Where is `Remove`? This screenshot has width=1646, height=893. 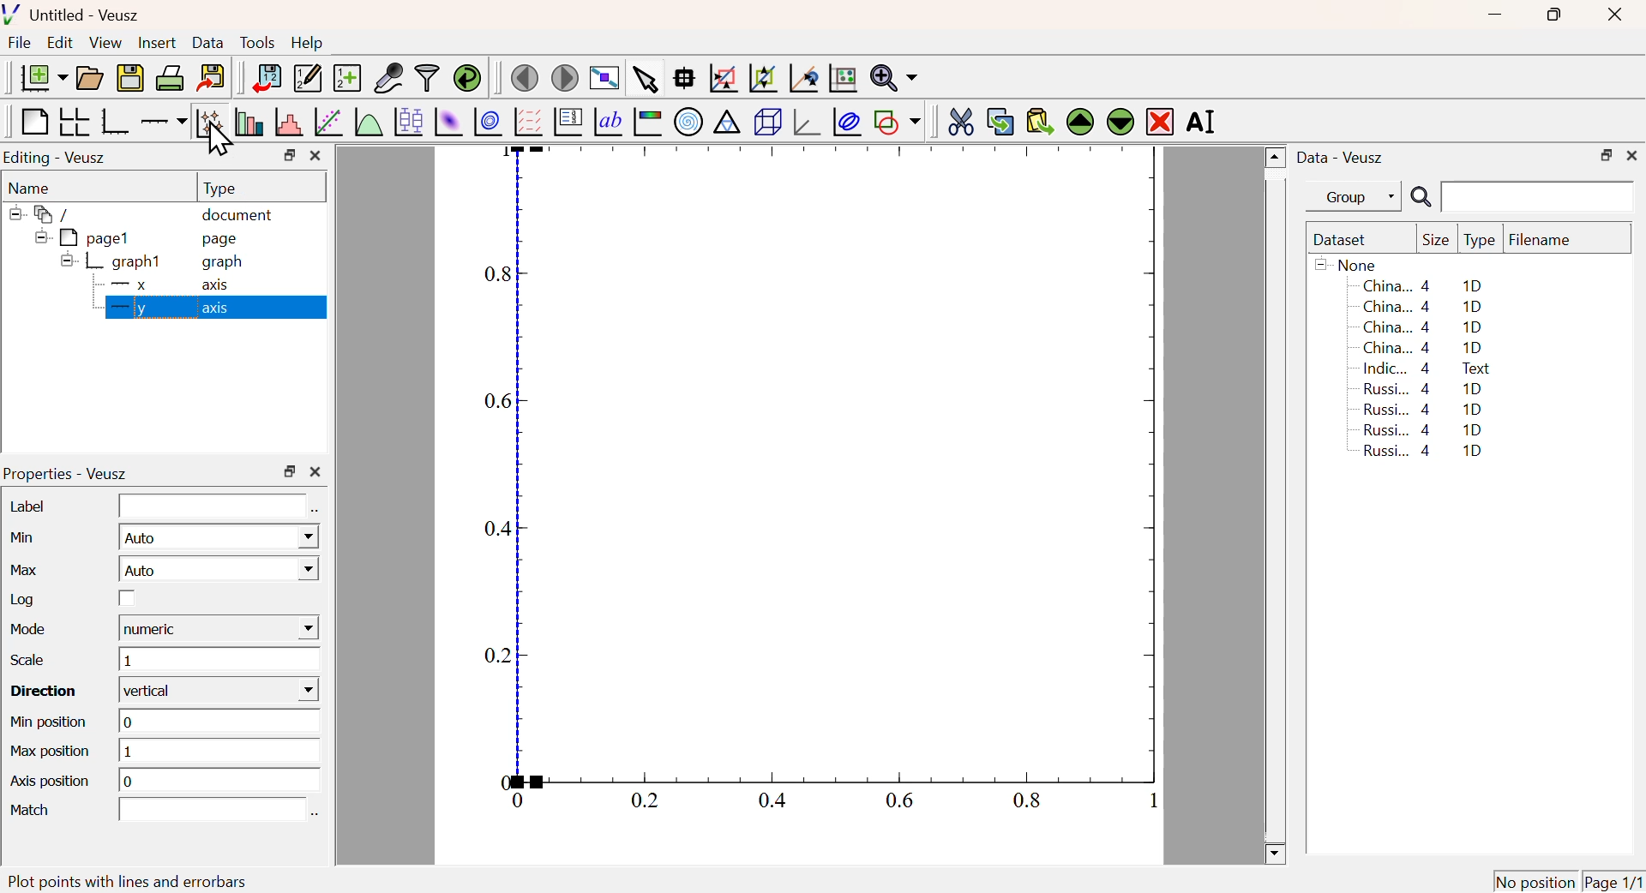
Remove is located at coordinates (1161, 123).